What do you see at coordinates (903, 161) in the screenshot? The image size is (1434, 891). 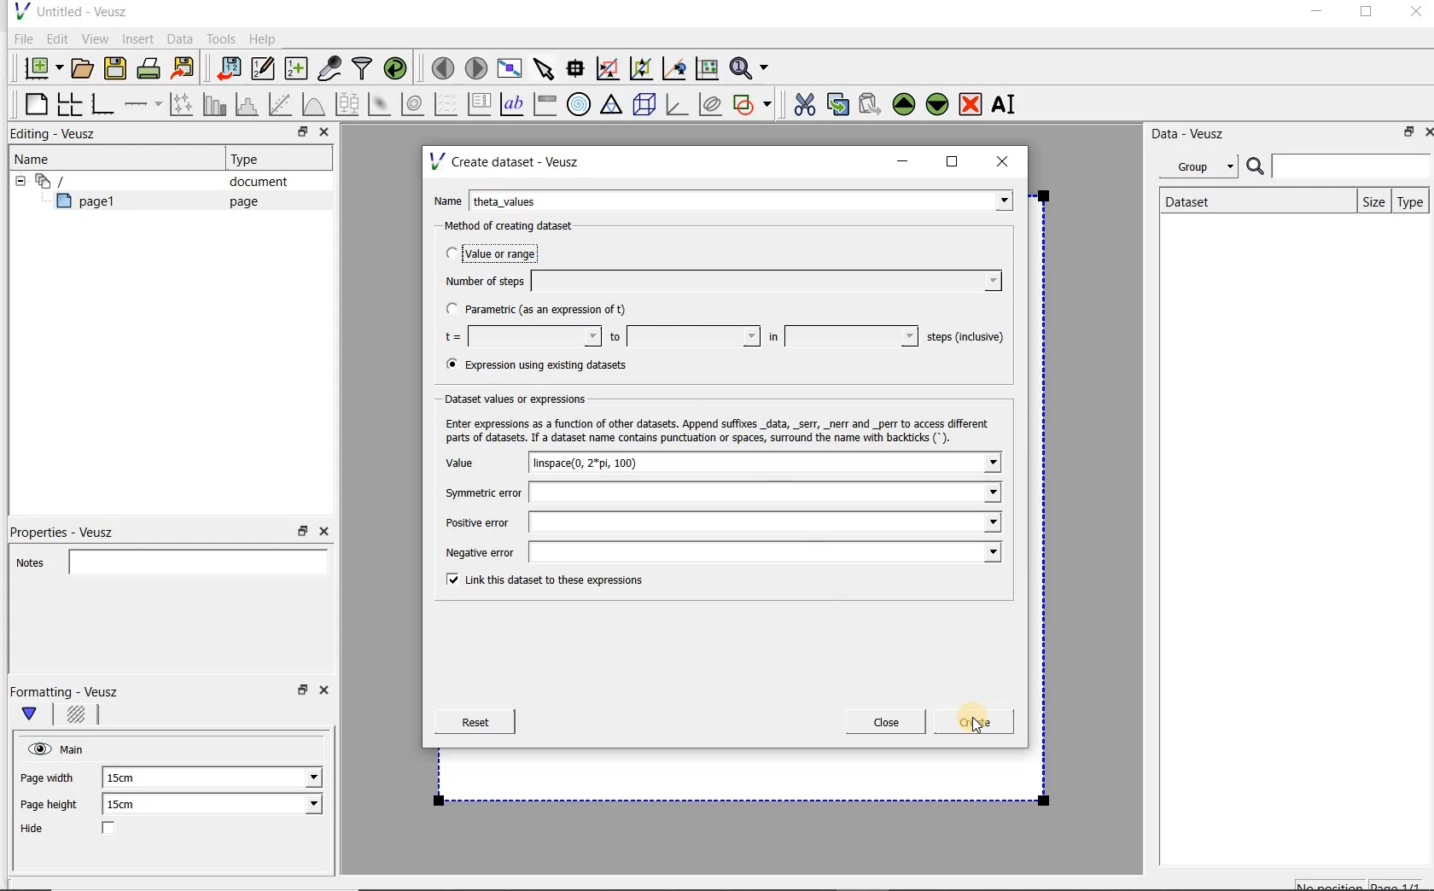 I see `minimize` at bounding box center [903, 161].